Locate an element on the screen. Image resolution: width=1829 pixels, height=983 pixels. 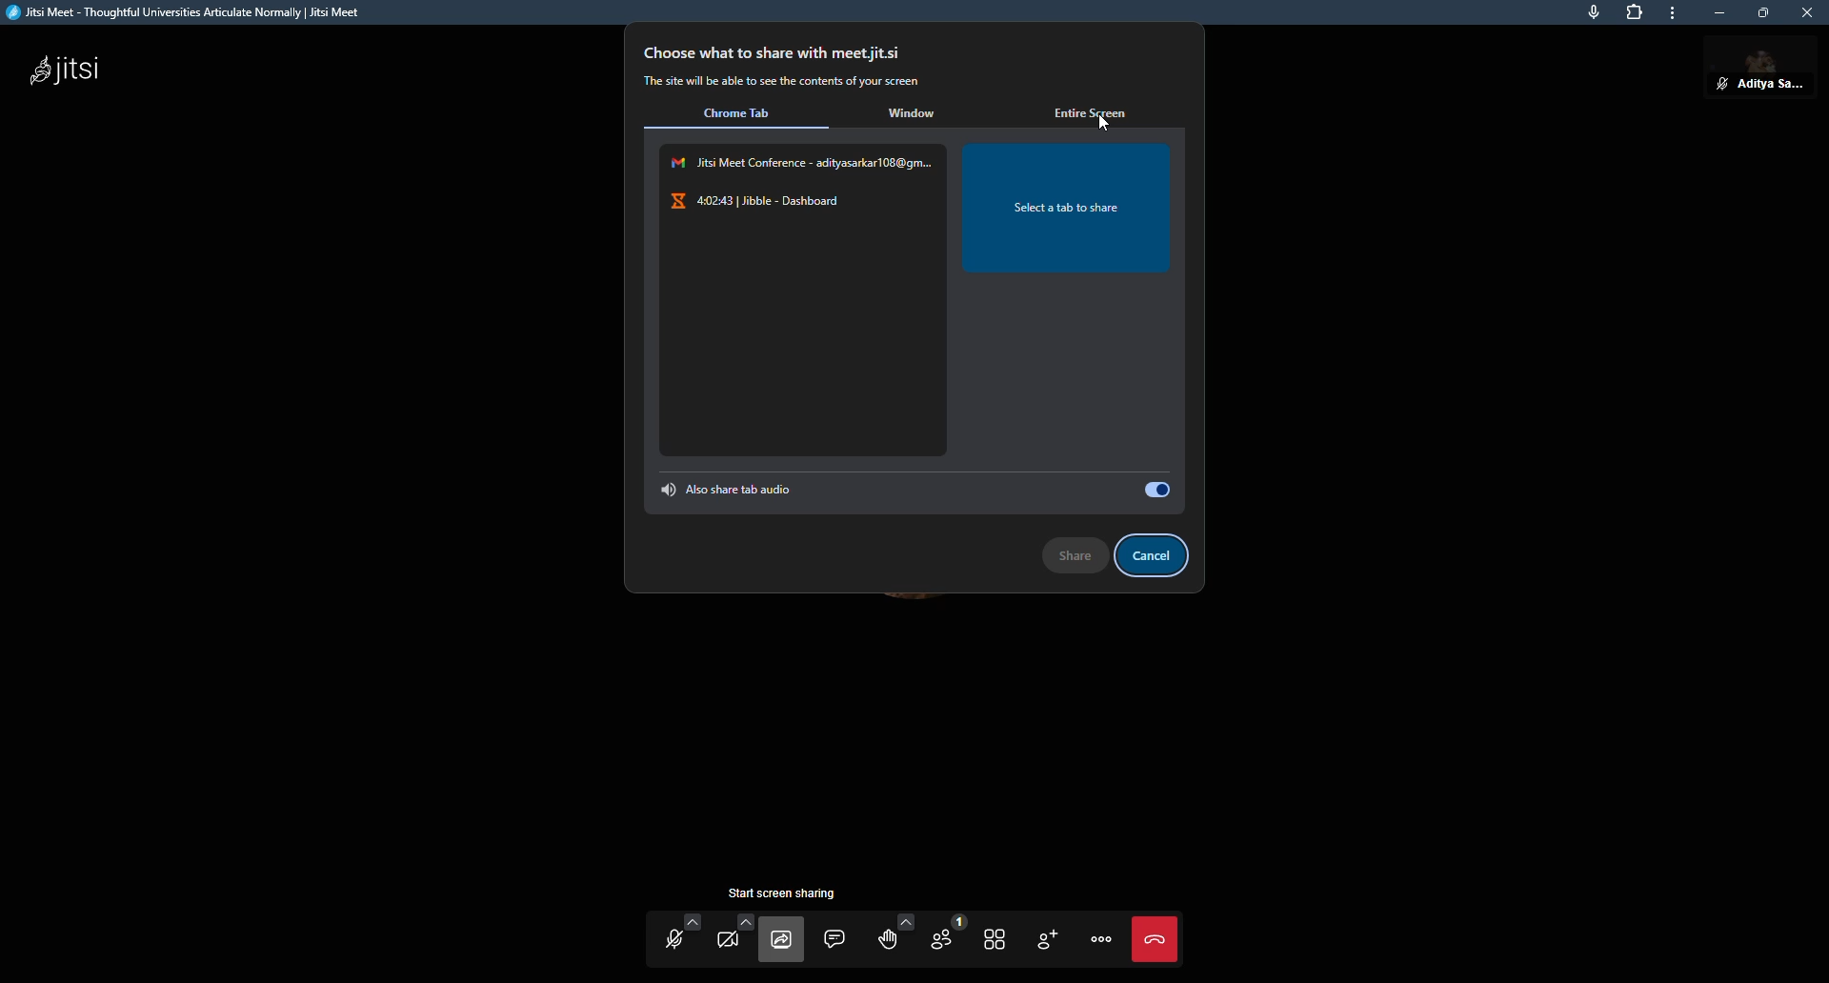
Jitsi Meet - Thoughtful Universities Articulate Normally | Jitsi Meet is located at coordinates (202, 13).